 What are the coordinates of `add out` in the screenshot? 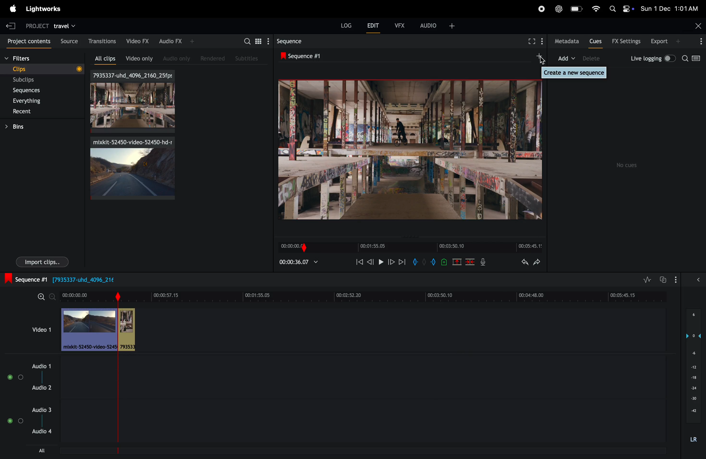 It's located at (433, 262).